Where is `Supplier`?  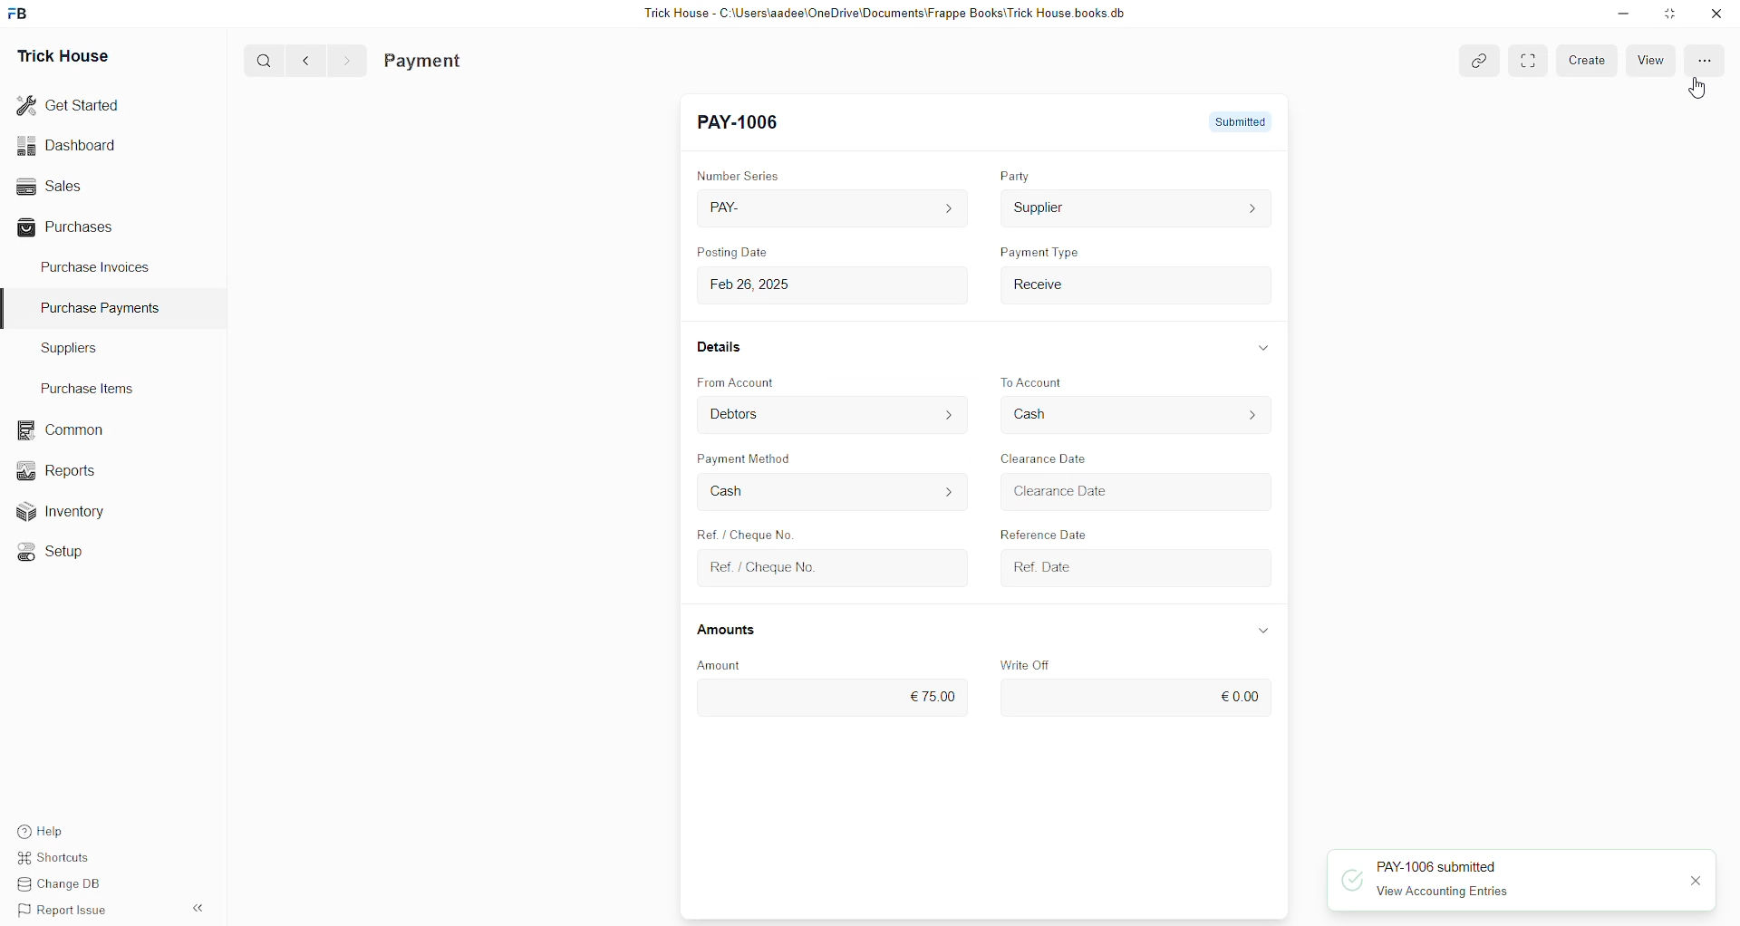 Supplier is located at coordinates (1128, 209).